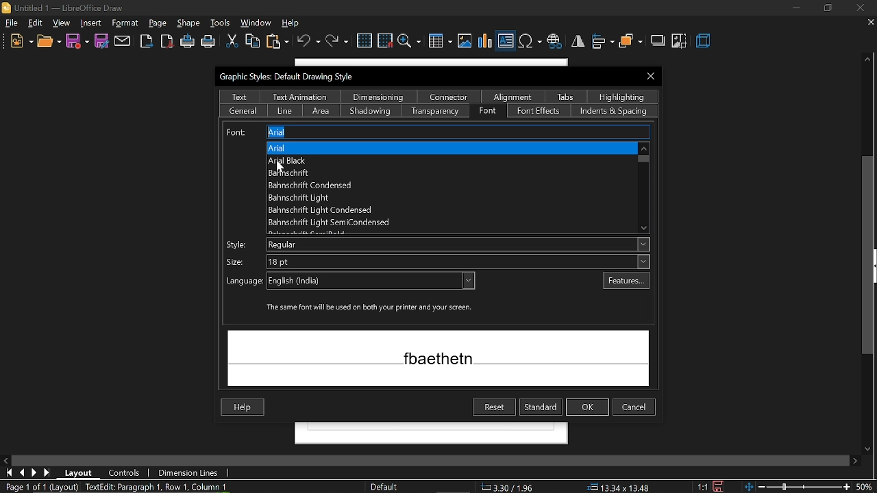 The width and height of the screenshot is (877, 493). Describe the element at coordinates (277, 42) in the screenshot. I see `paste` at that location.